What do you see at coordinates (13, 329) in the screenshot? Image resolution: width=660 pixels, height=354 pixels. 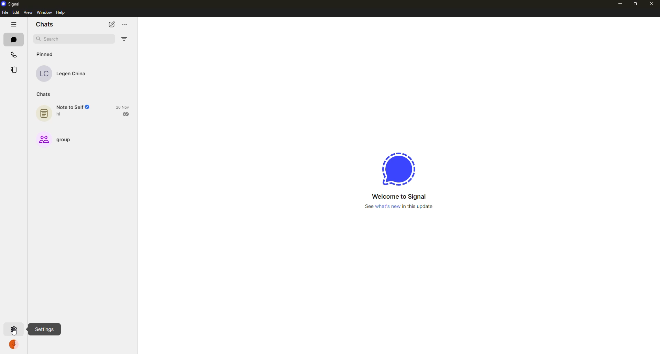 I see `settings` at bounding box center [13, 329].